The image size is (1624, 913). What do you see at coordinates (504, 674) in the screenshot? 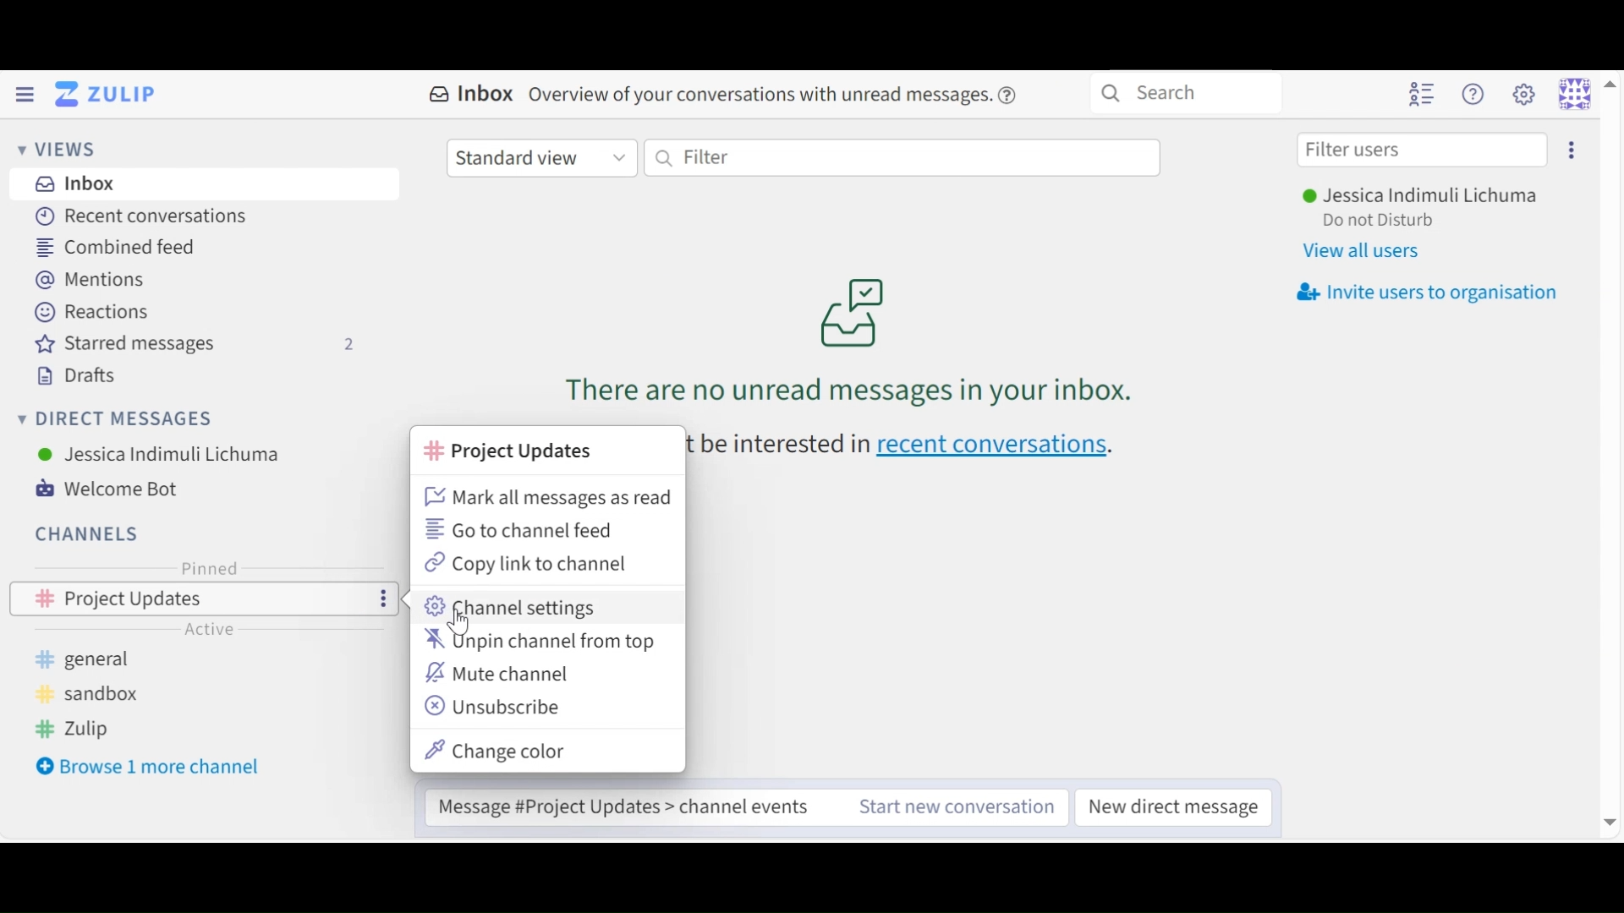
I see `Mute Channel` at bounding box center [504, 674].